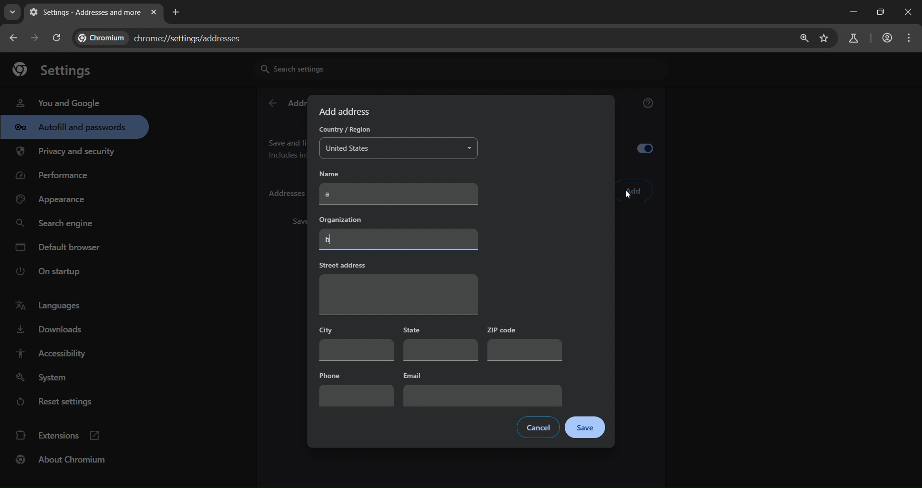  I want to click on street address, so click(397, 287).